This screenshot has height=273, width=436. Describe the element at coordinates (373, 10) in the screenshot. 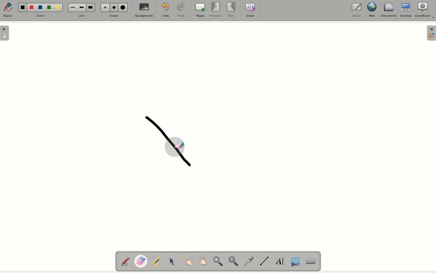

I see `Web` at that location.